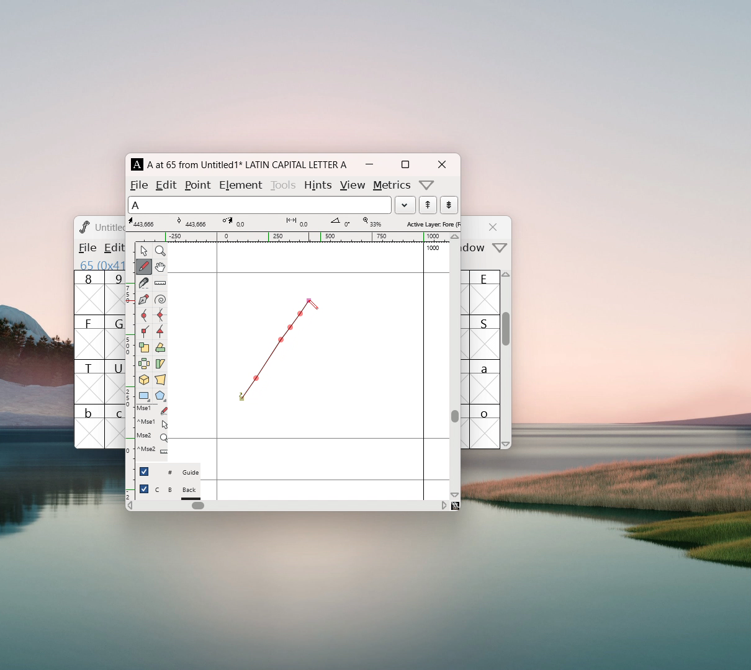  Describe the element at coordinates (317, 185) in the screenshot. I see `hints` at that location.